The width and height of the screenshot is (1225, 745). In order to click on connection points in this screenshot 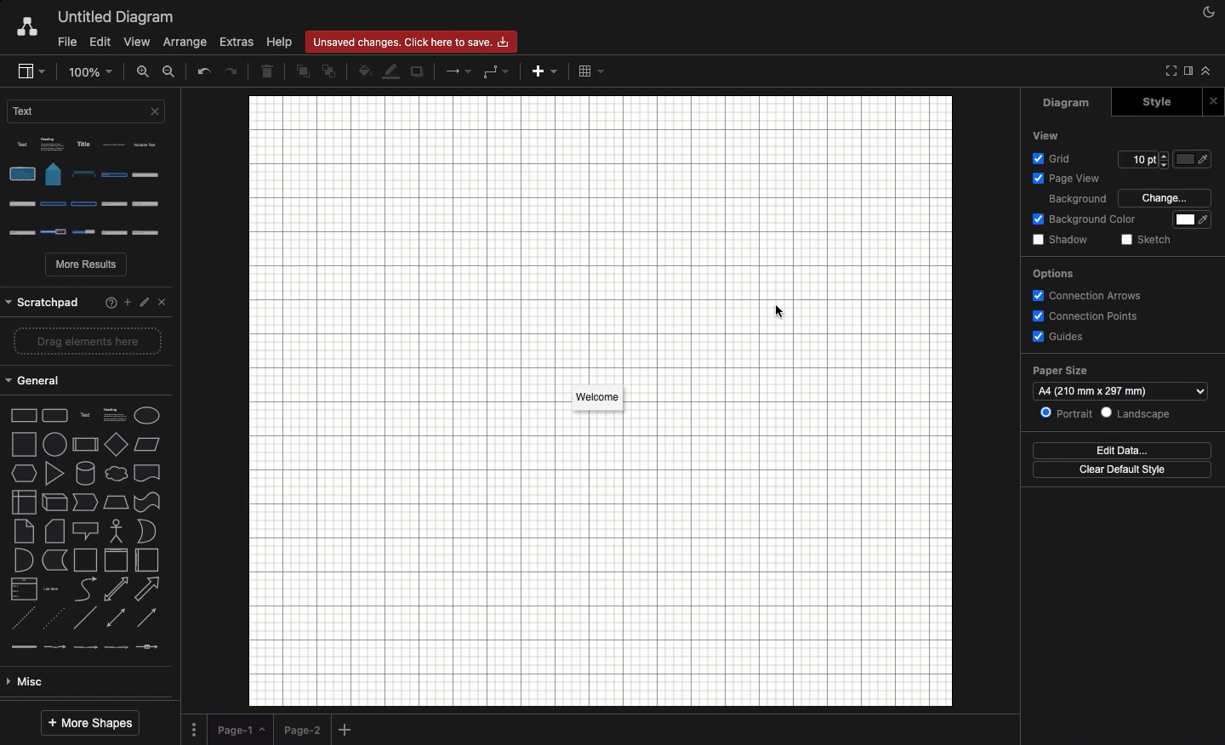, I will do `click(1103, 314)`.